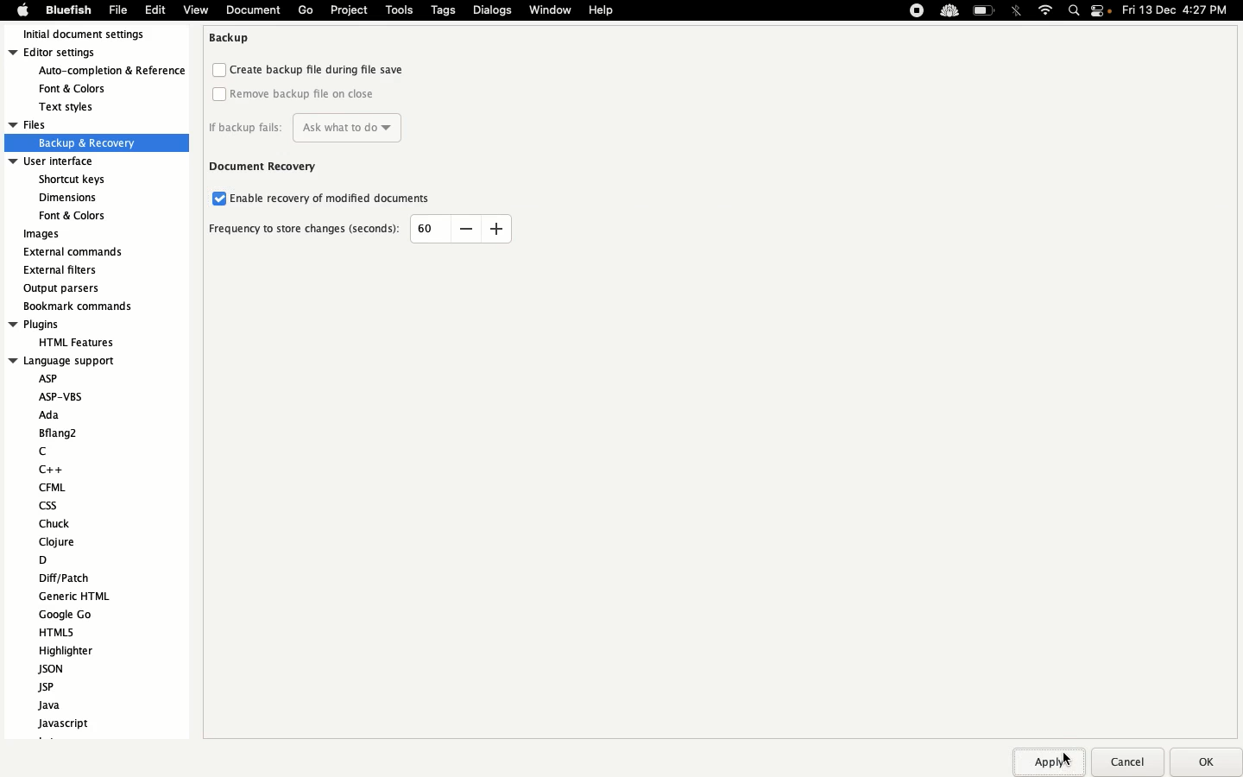  Describe the element at coordinates (75, 549) in the screenshot. I see `Language support` at that location.